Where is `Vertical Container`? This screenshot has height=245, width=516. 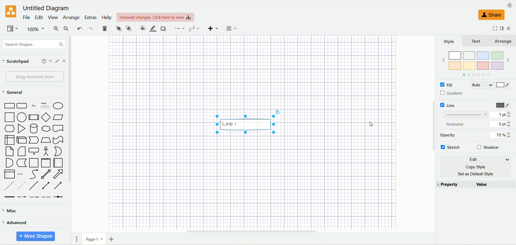
Vertical Container is located at coordinates (46, 163).